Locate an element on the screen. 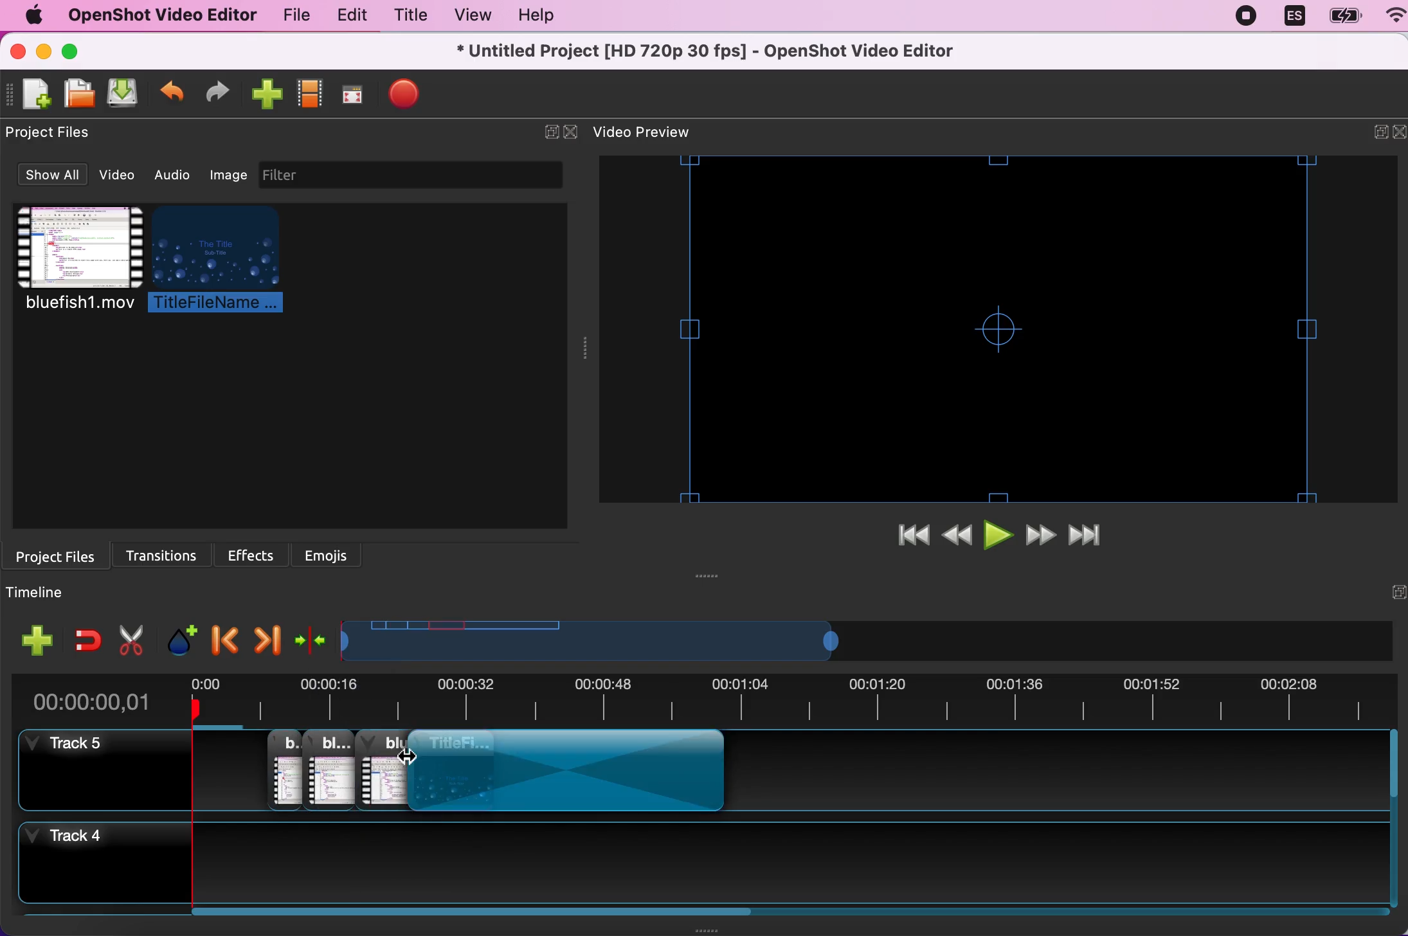 The height and width of the screenshot is (936, 1408). video preview is located at coordinates (1003, 329).